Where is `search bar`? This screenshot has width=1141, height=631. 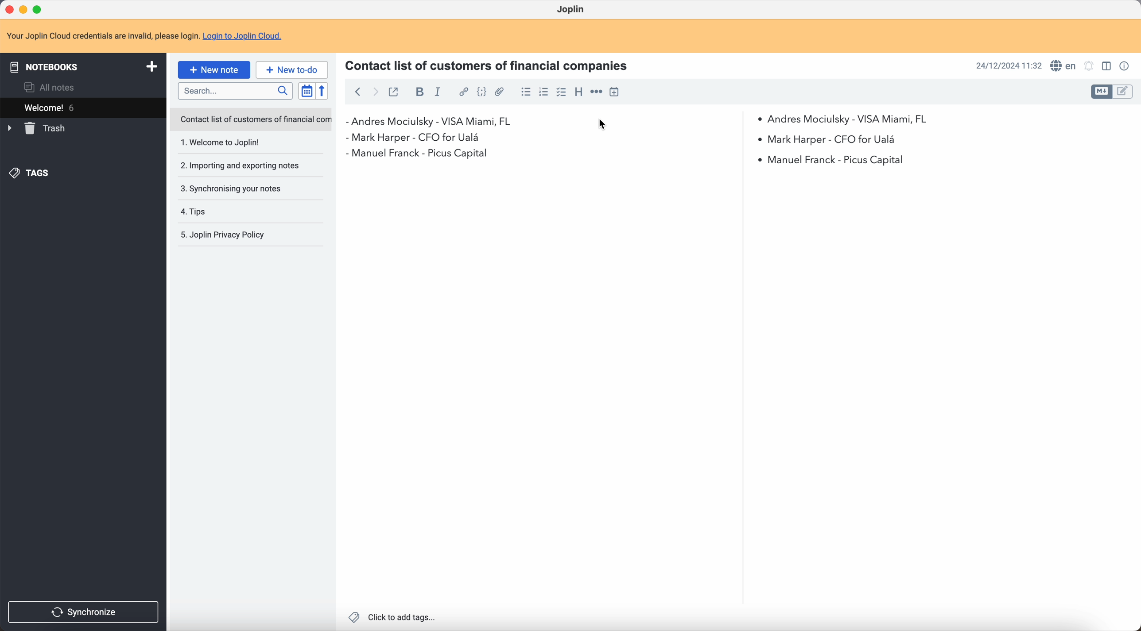 search bar is located at coordinates (237, 91).